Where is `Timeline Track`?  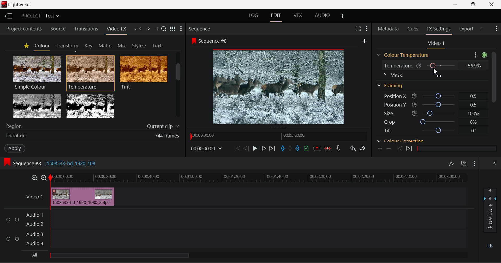 Timeline Track is located at coordinates (259, 178).